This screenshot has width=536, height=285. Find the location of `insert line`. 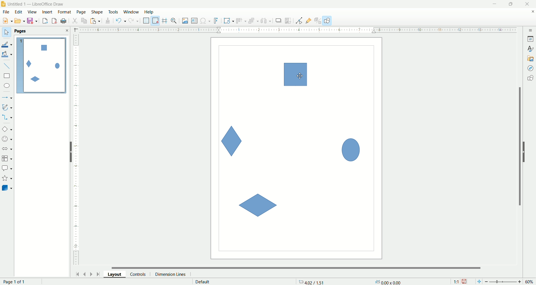

insert line is located at coordinates (8, 66).